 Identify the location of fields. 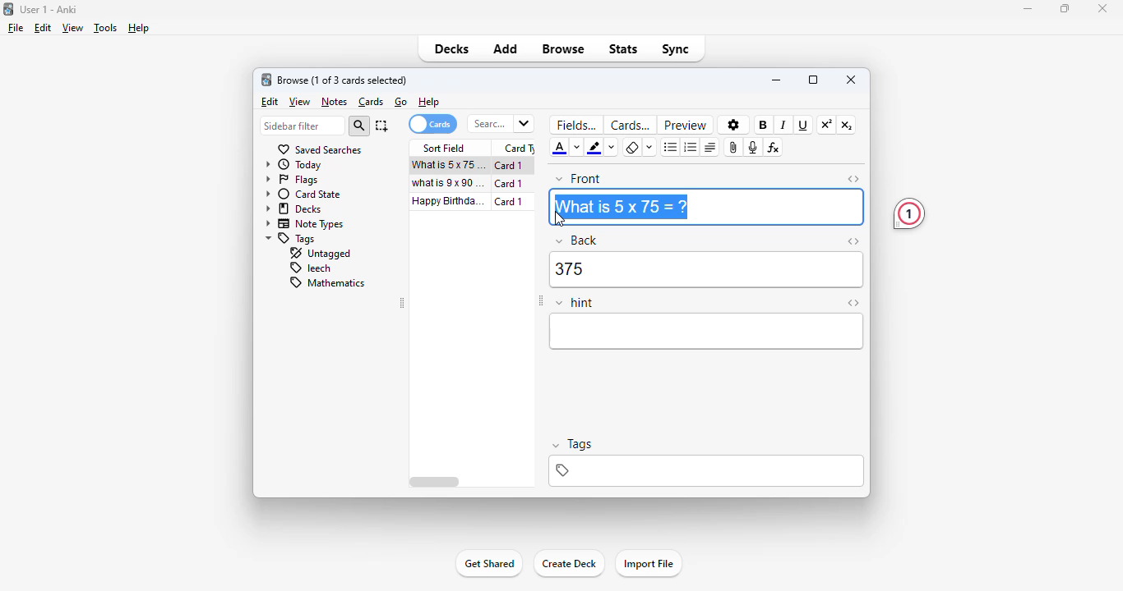
(576, 125).